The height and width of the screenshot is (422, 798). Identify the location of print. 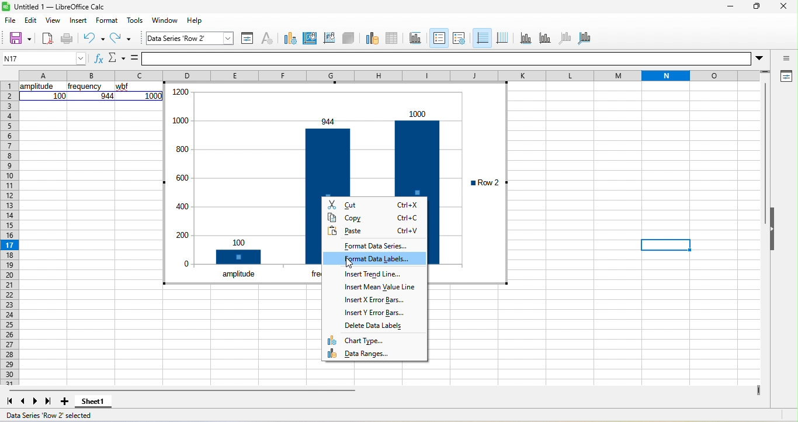
(67, 39).